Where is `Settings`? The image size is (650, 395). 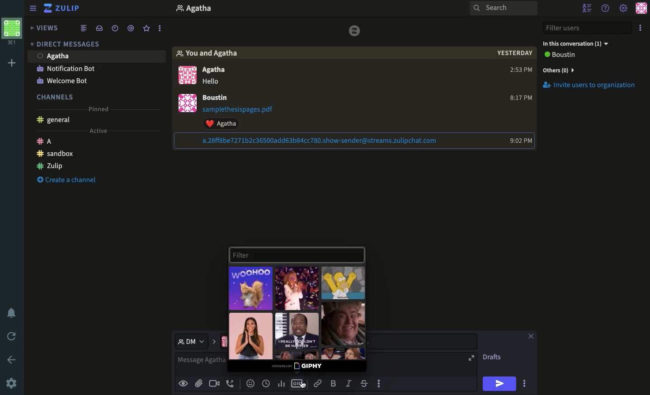
Settings is located at coordinates (12, 383).